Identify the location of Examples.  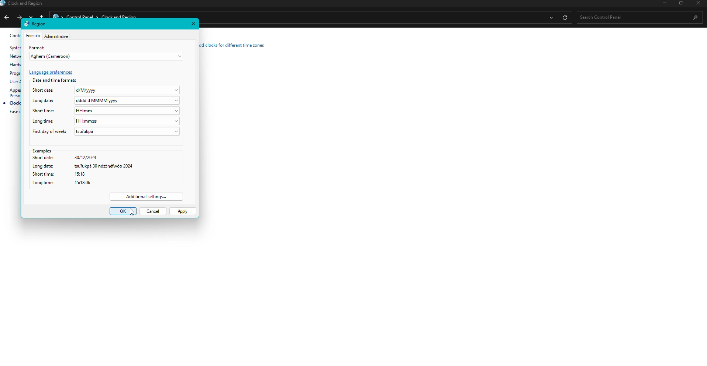
(106, 151).